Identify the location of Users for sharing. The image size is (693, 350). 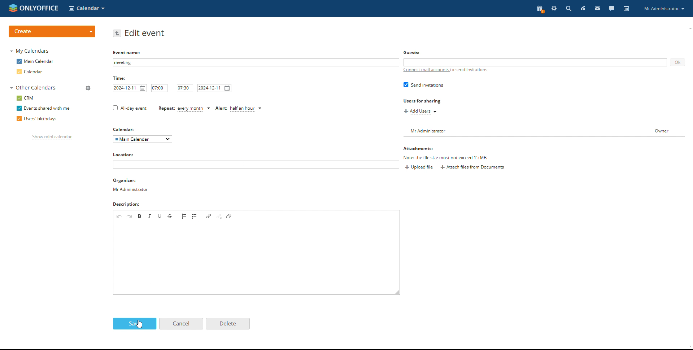
(427, 101).